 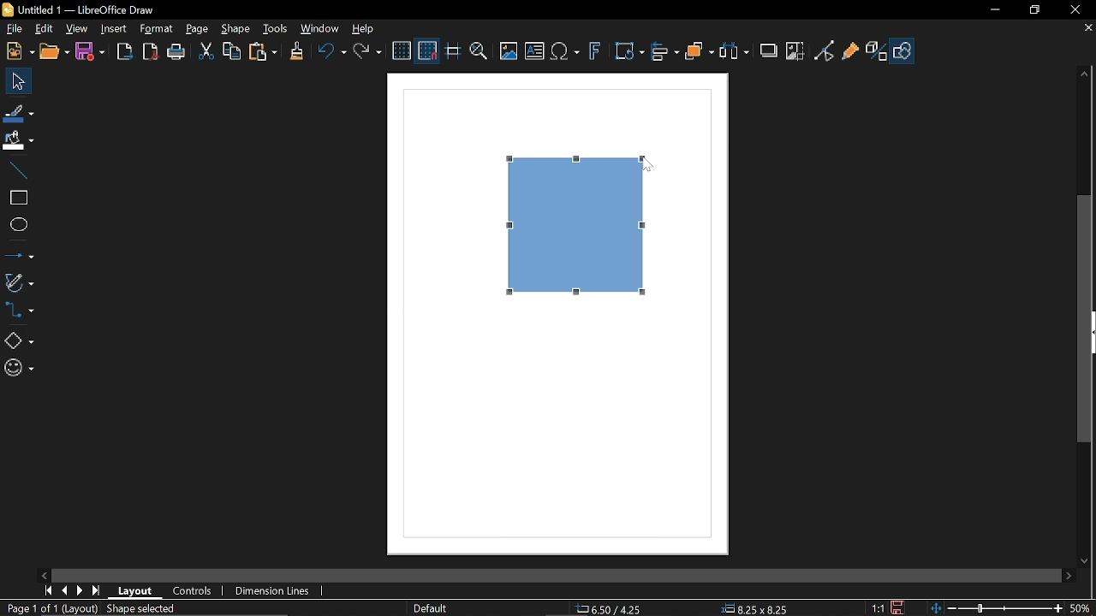 What do you see at coordinates (276, 28) in the screenshot?
I see `Tools` at bounding box center [276, 28].